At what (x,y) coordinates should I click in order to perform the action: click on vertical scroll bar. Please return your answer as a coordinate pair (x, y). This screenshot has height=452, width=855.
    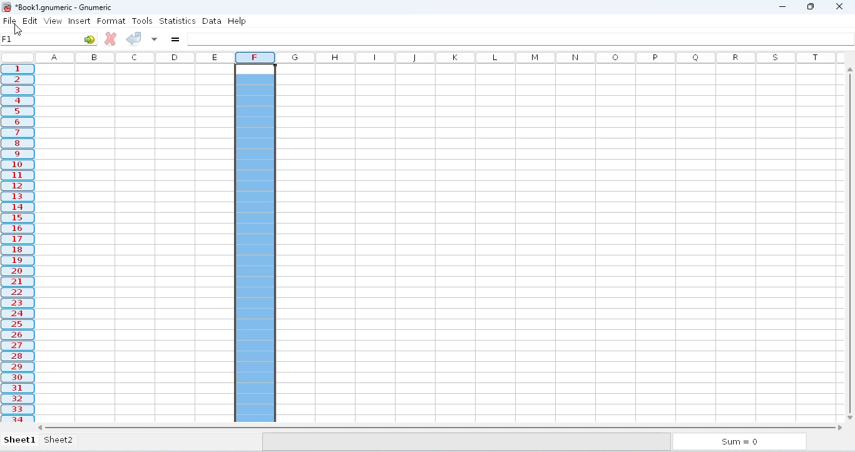
    Looking at the image, I should click on (849, 241).